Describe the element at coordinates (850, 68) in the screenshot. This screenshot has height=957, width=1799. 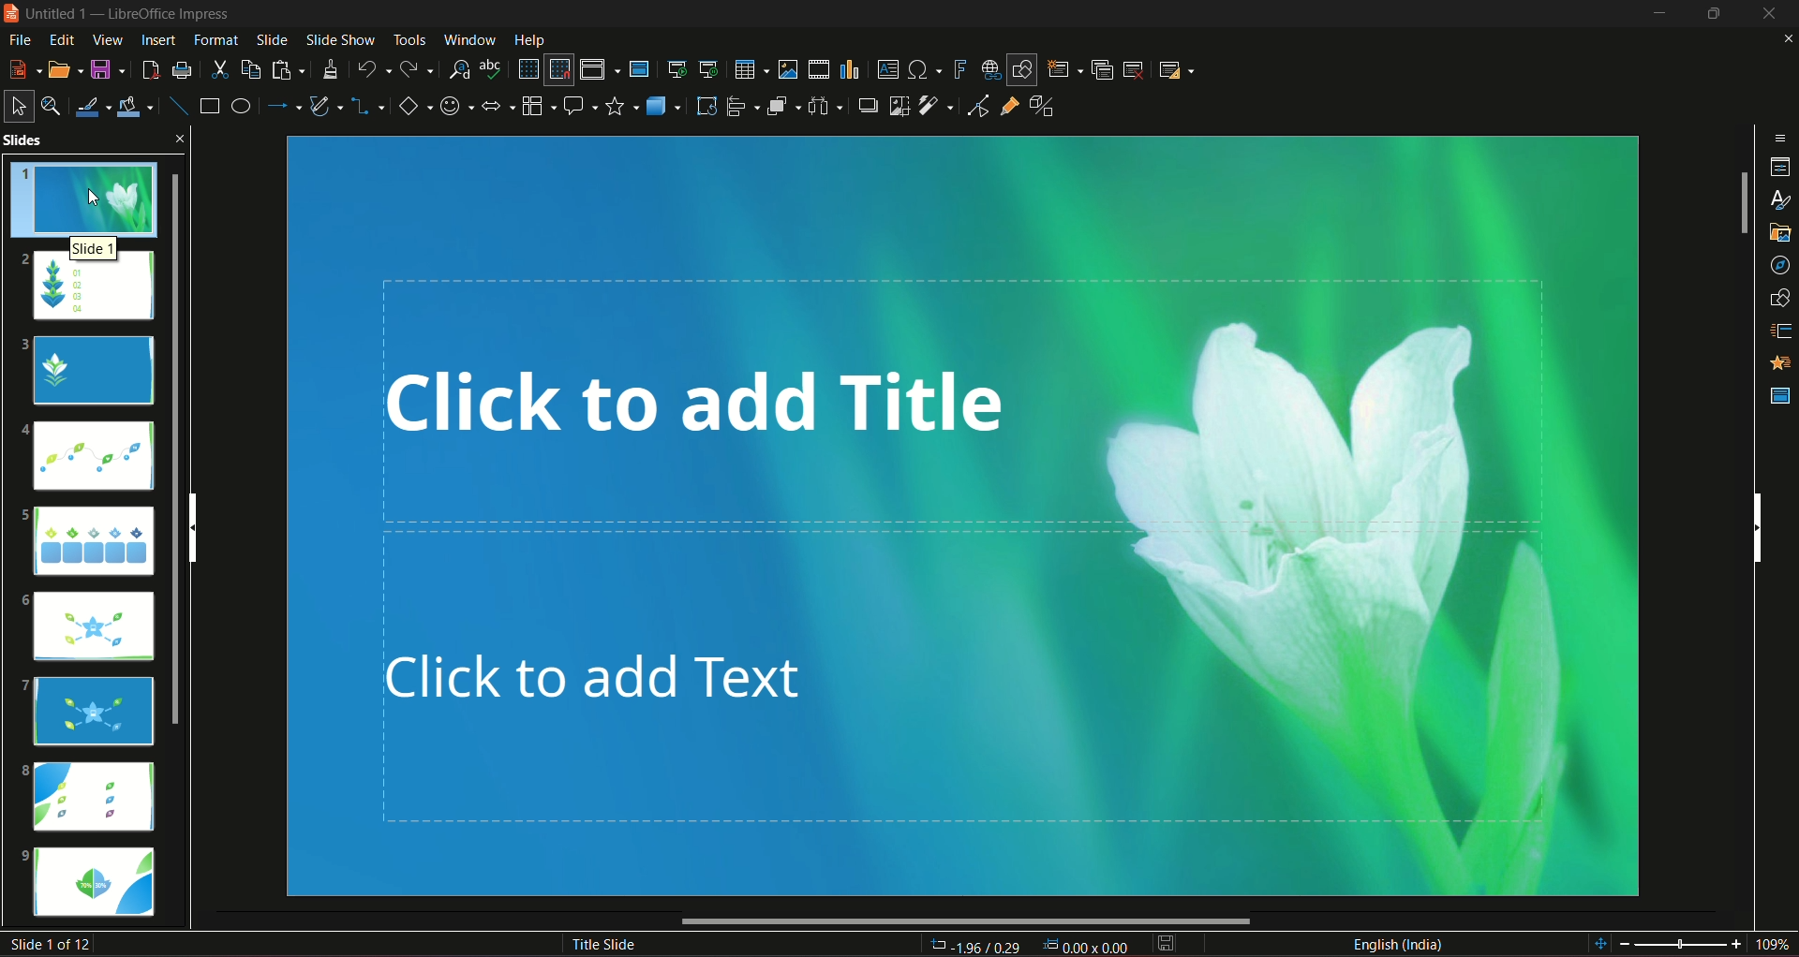
I see `insert chart` at that location.